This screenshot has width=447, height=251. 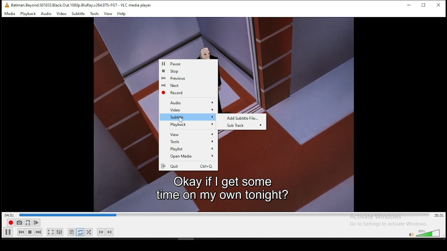 I want to click on Add Subtitle File..., so click(x=244, y=117).